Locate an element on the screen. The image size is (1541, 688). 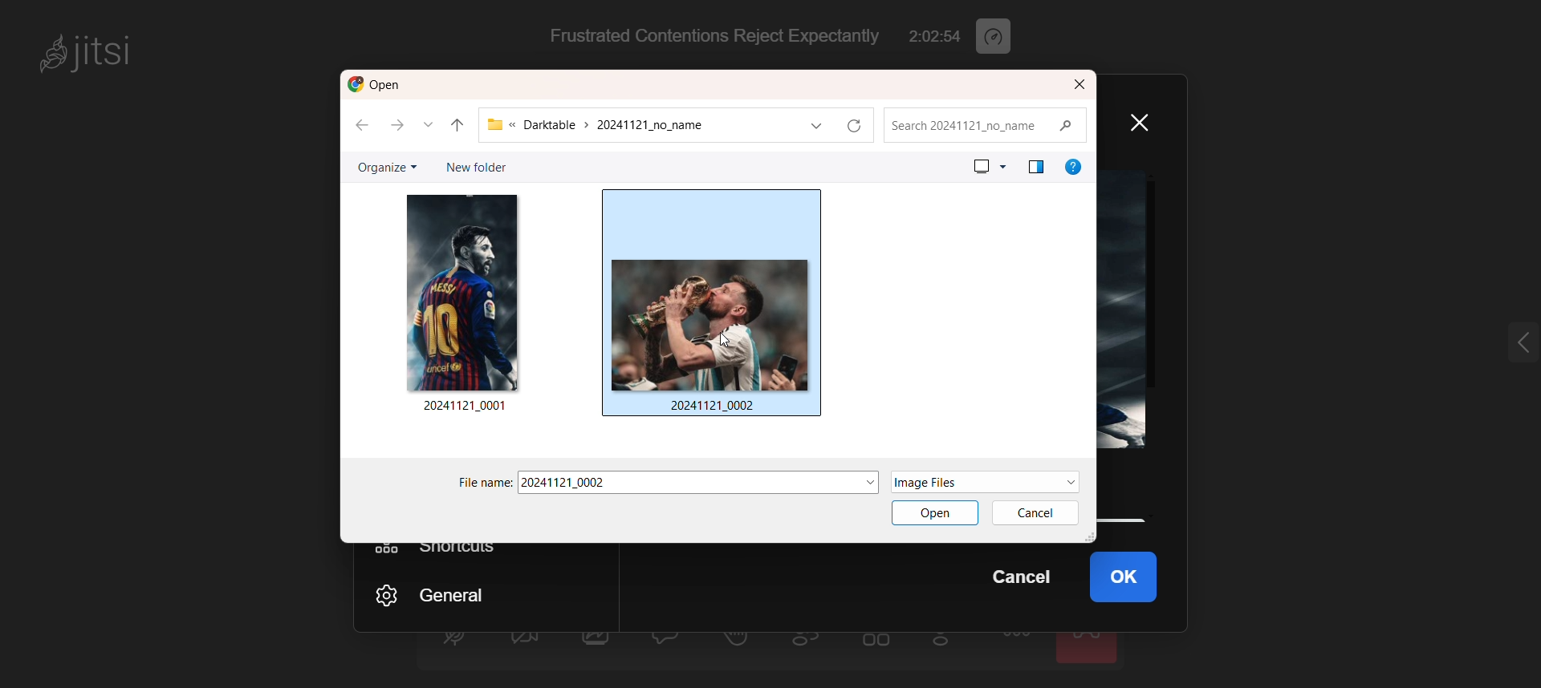
forward is located at coordinates (400, 126).